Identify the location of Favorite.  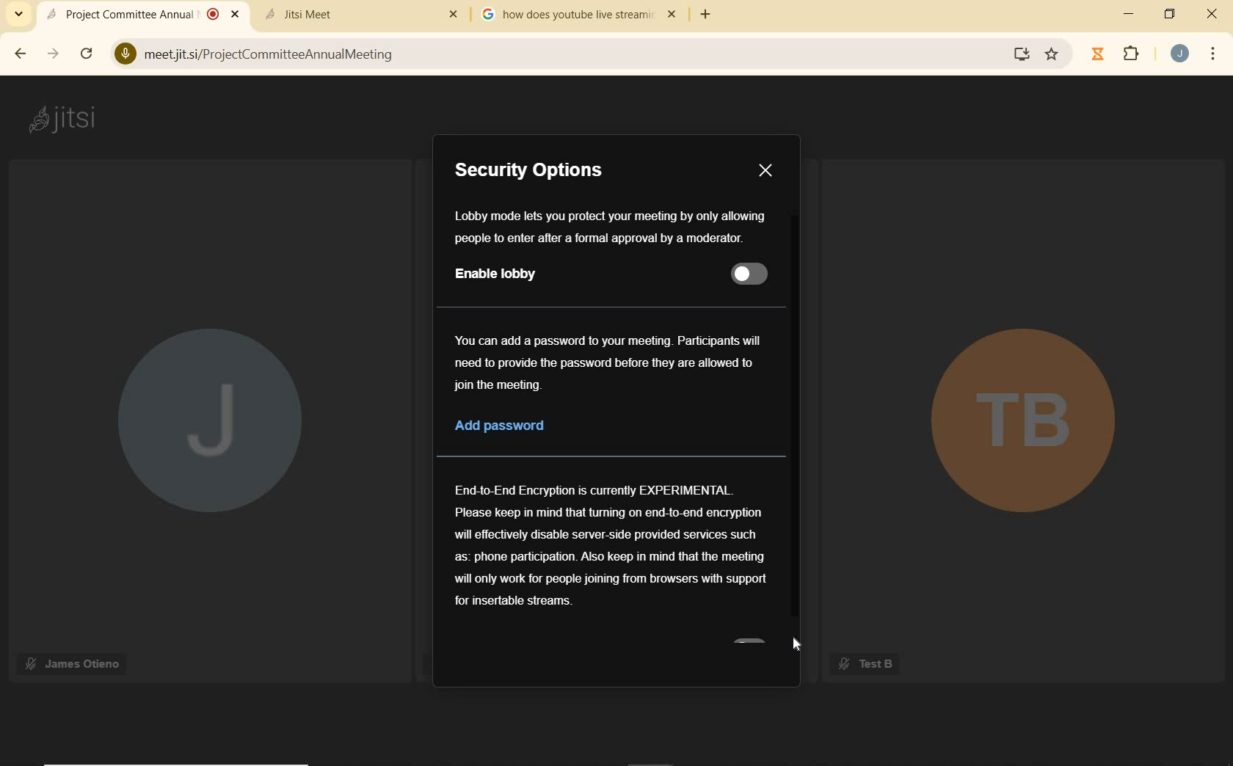
(1052, 51).